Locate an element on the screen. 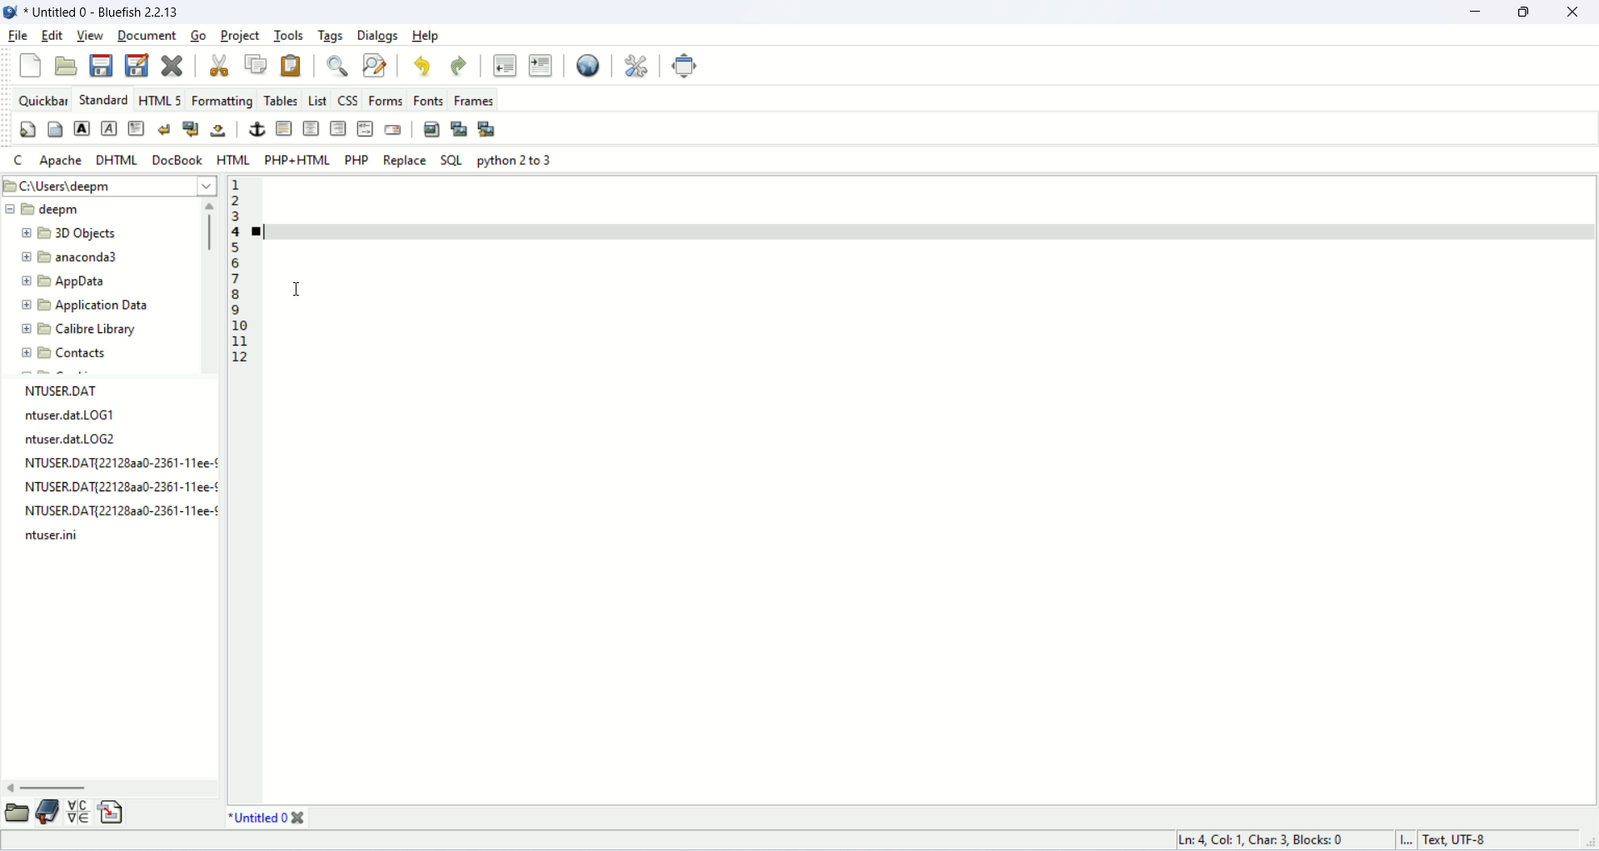  paragraph is located at coordinates (137, 129).